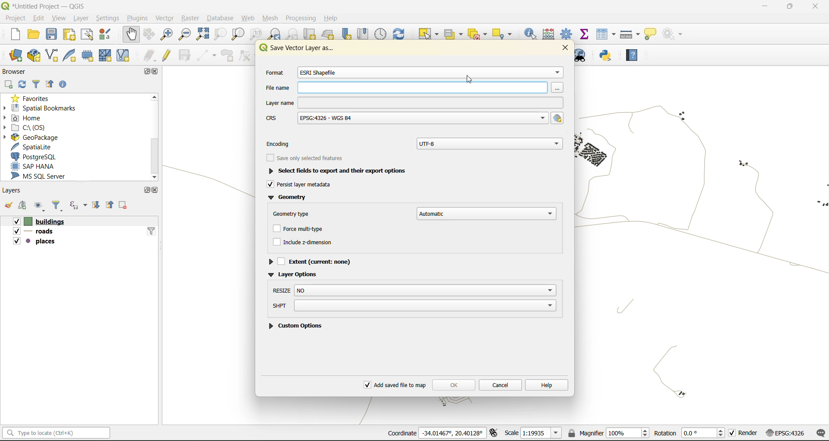  Describe the element at coordinates (218, 34) in the screenshot. I see `zoom selection` at that location.